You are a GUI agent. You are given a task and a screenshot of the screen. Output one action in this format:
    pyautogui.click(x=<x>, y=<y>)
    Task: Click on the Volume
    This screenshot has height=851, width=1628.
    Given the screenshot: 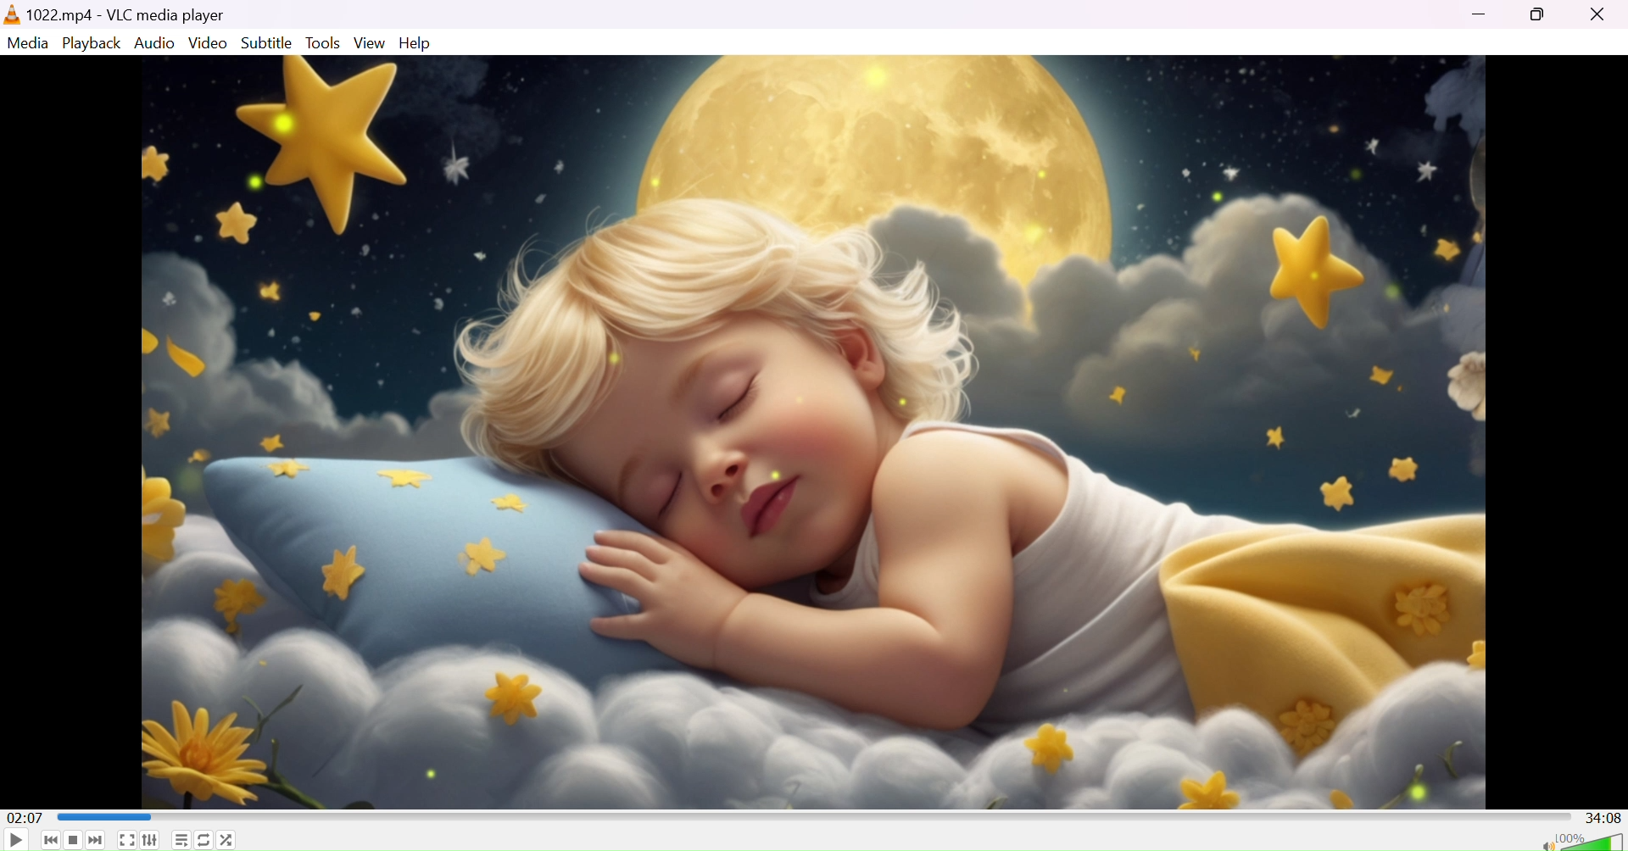 What is the action you would take?
    pyautogui.click(x=1591, y=839)
    